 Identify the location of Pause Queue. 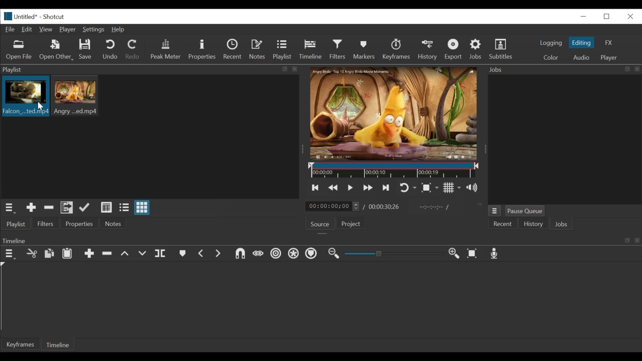
(525, 212).